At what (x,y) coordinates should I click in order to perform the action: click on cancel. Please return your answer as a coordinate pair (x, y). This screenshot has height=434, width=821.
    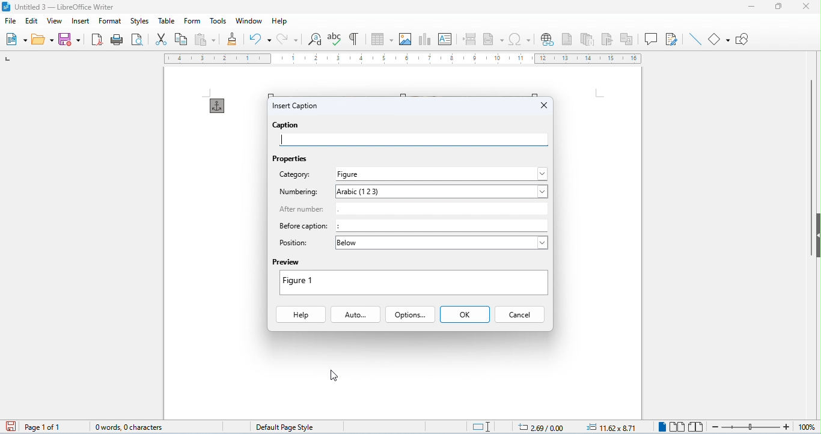
    Looking at the image, I should click on (521, 314).